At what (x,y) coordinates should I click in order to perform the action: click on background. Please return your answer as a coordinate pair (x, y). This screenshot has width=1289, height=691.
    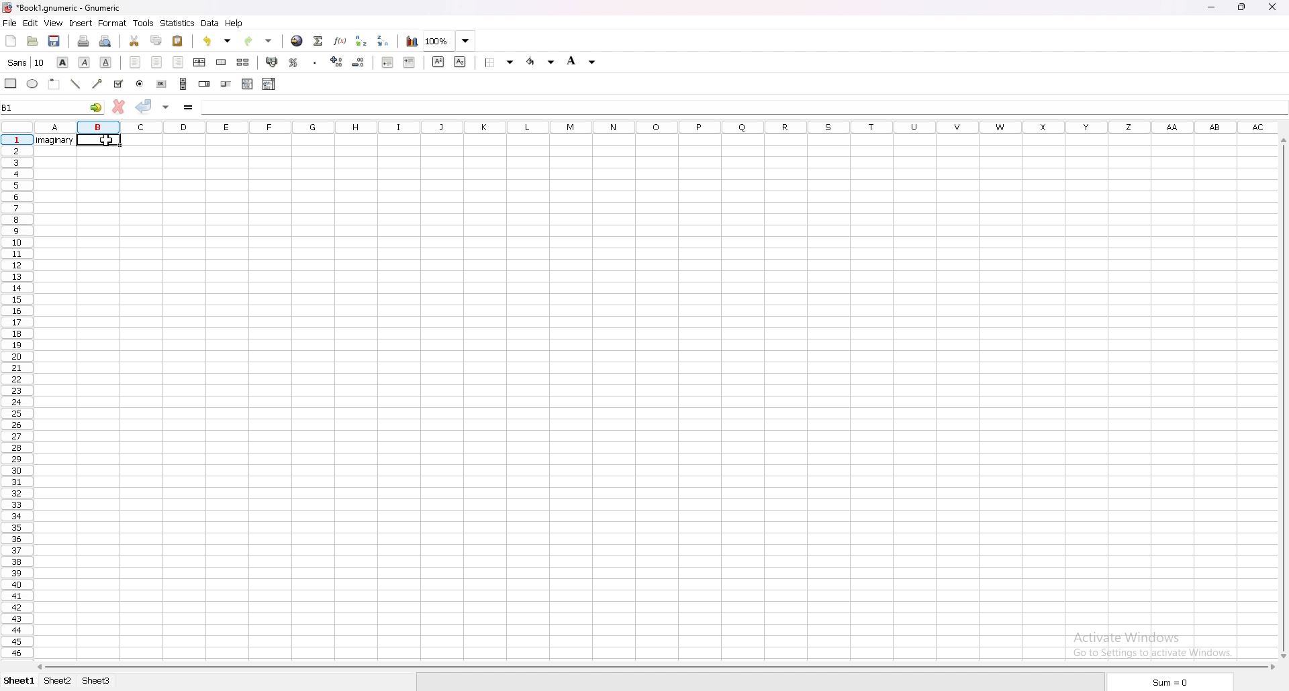
    Looking at the image, I should click on (582, 62).